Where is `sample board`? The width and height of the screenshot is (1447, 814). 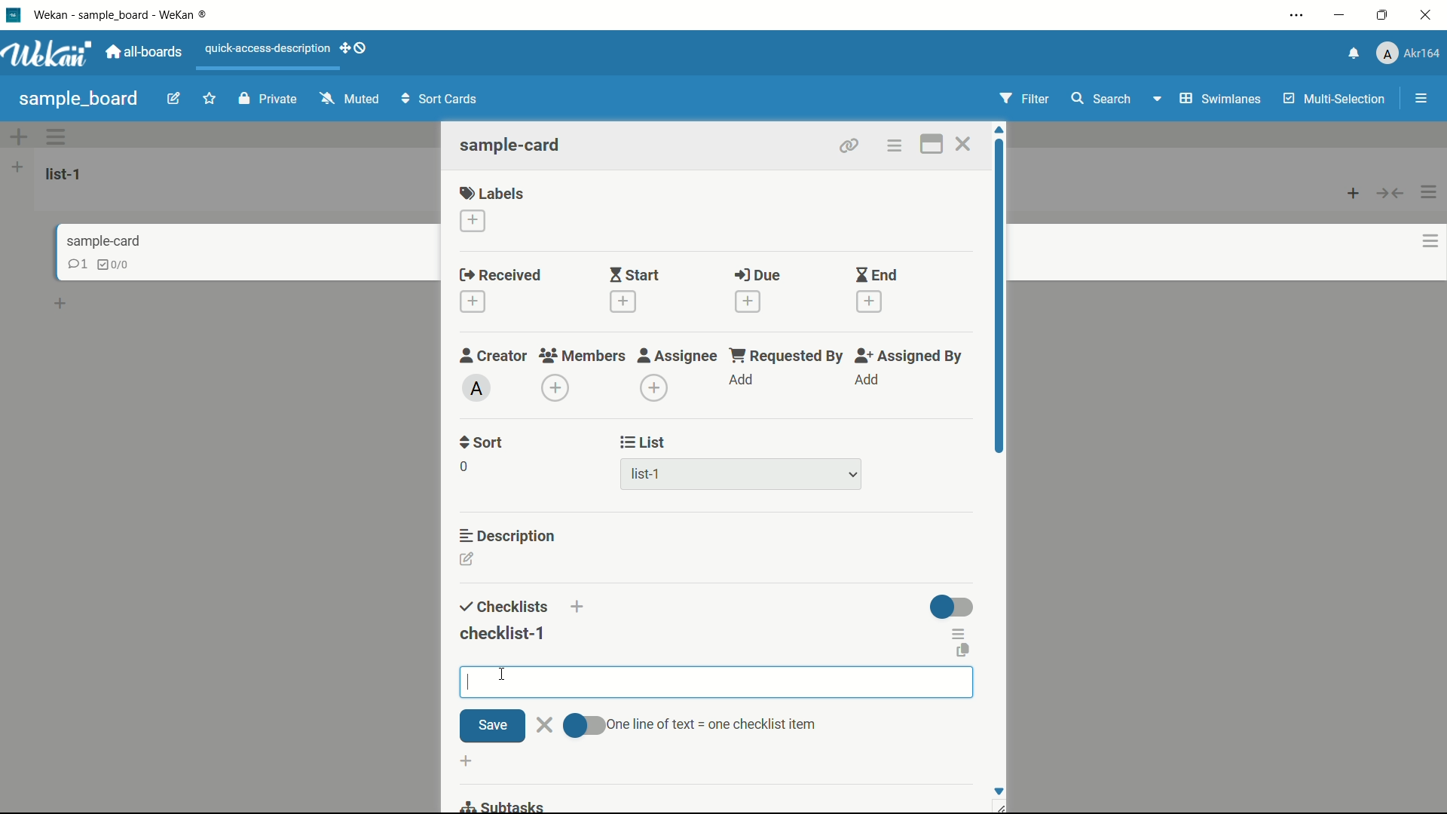 sample board is located at coordinates (78, 98).